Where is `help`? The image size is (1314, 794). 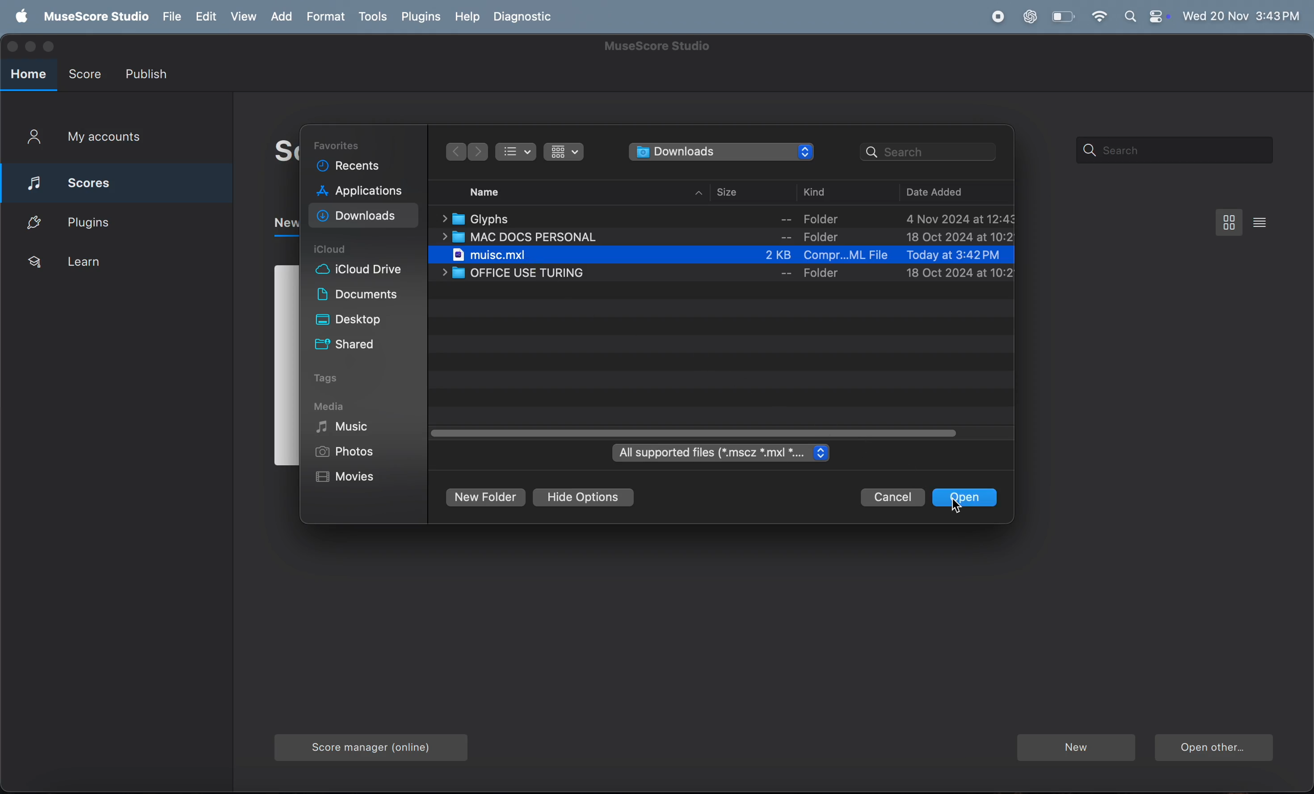
help is located at coordinates (468, 16).